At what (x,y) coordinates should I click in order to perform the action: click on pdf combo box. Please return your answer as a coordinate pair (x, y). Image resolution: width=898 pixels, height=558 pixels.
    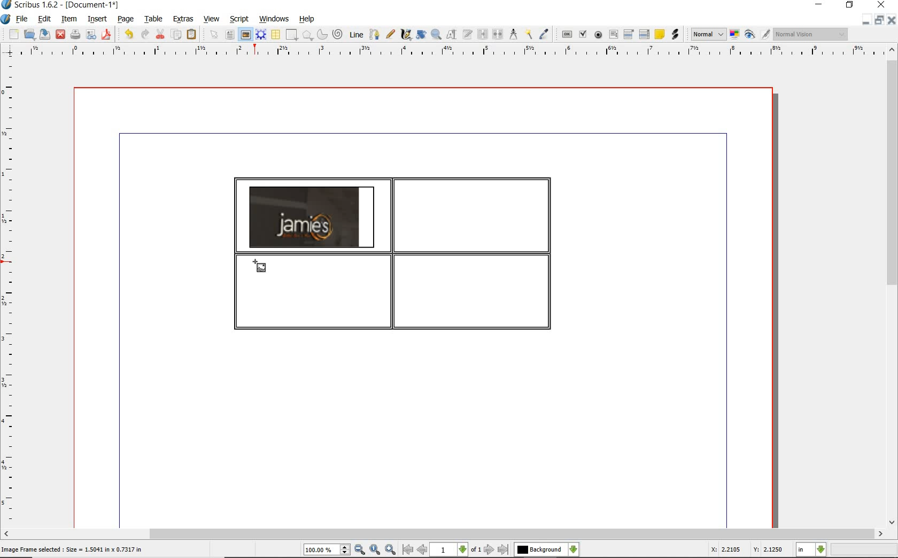
    Looking at the image, I should click on (630, 35).